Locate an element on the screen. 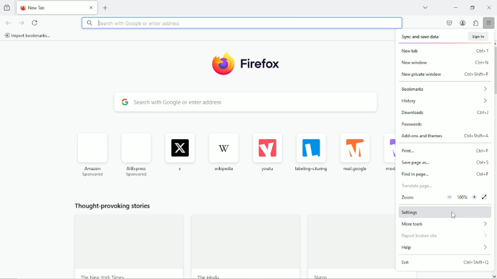 The image size is (497, 279). List all tabs is located at coordinates (426, 7).